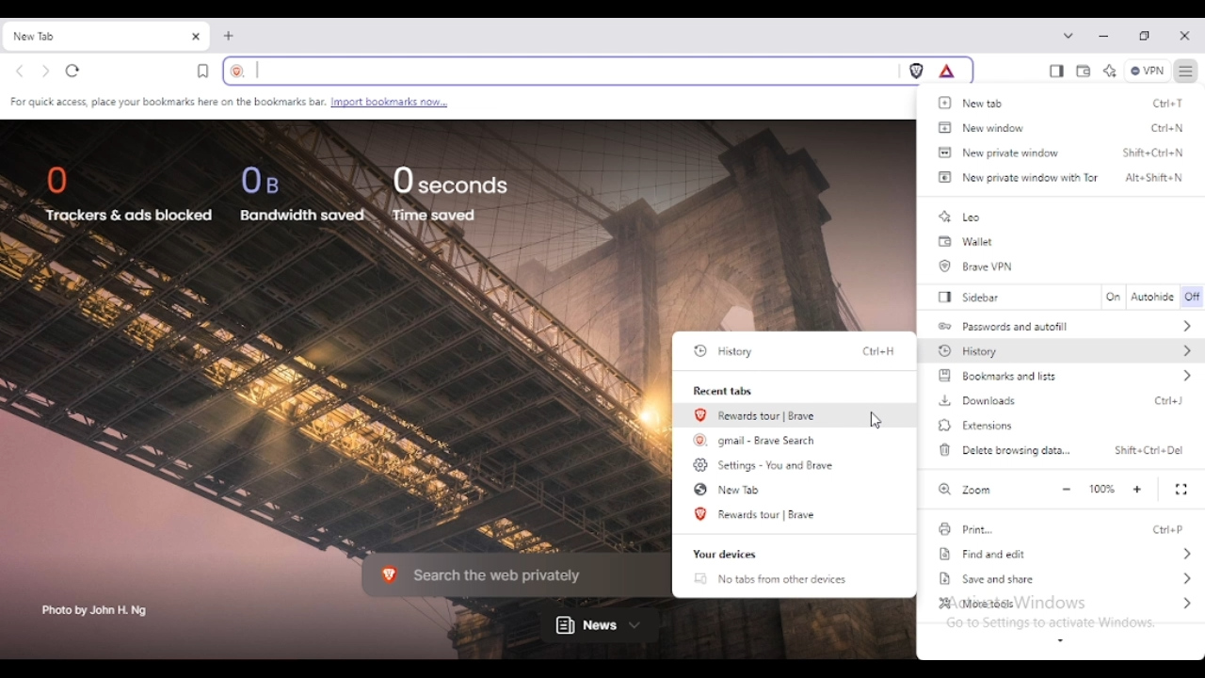 Image resolution: width=1205 pixels, height=678 pixels. Describe the element at coordinates (1149, 450) in the screenshot. I see `shortcut for delete browsing data` at that location.